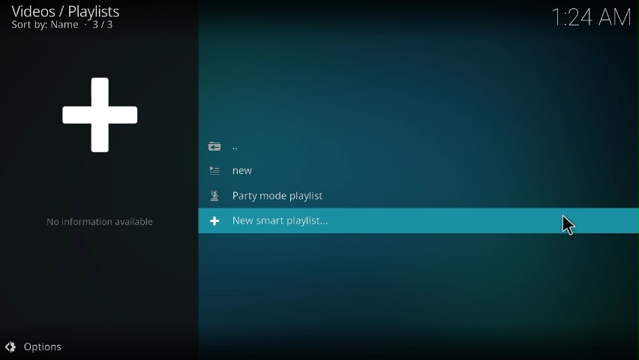 The image size is (639, 360). I want to click on new smart playlist, so click(272, 222).